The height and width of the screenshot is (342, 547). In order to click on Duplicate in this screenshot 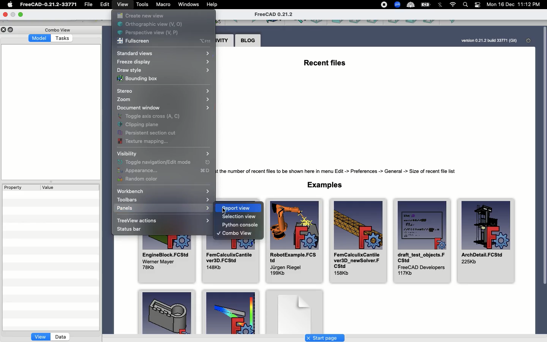, I will do `click(12, 29)`.